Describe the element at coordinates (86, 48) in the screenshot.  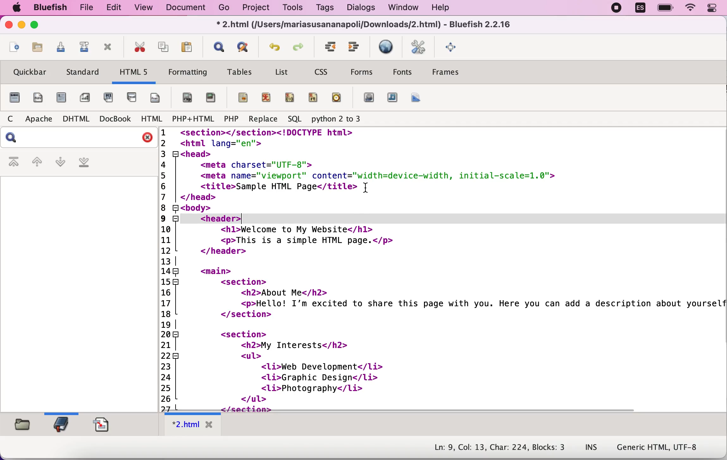
I see `save as` at that location.